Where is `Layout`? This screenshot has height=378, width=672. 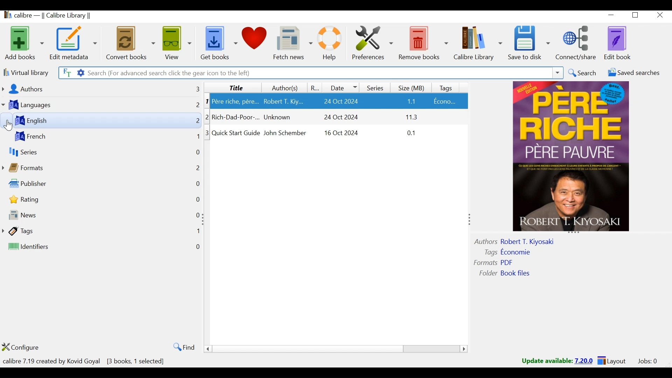 Layout is located at coordinates (611, 361).